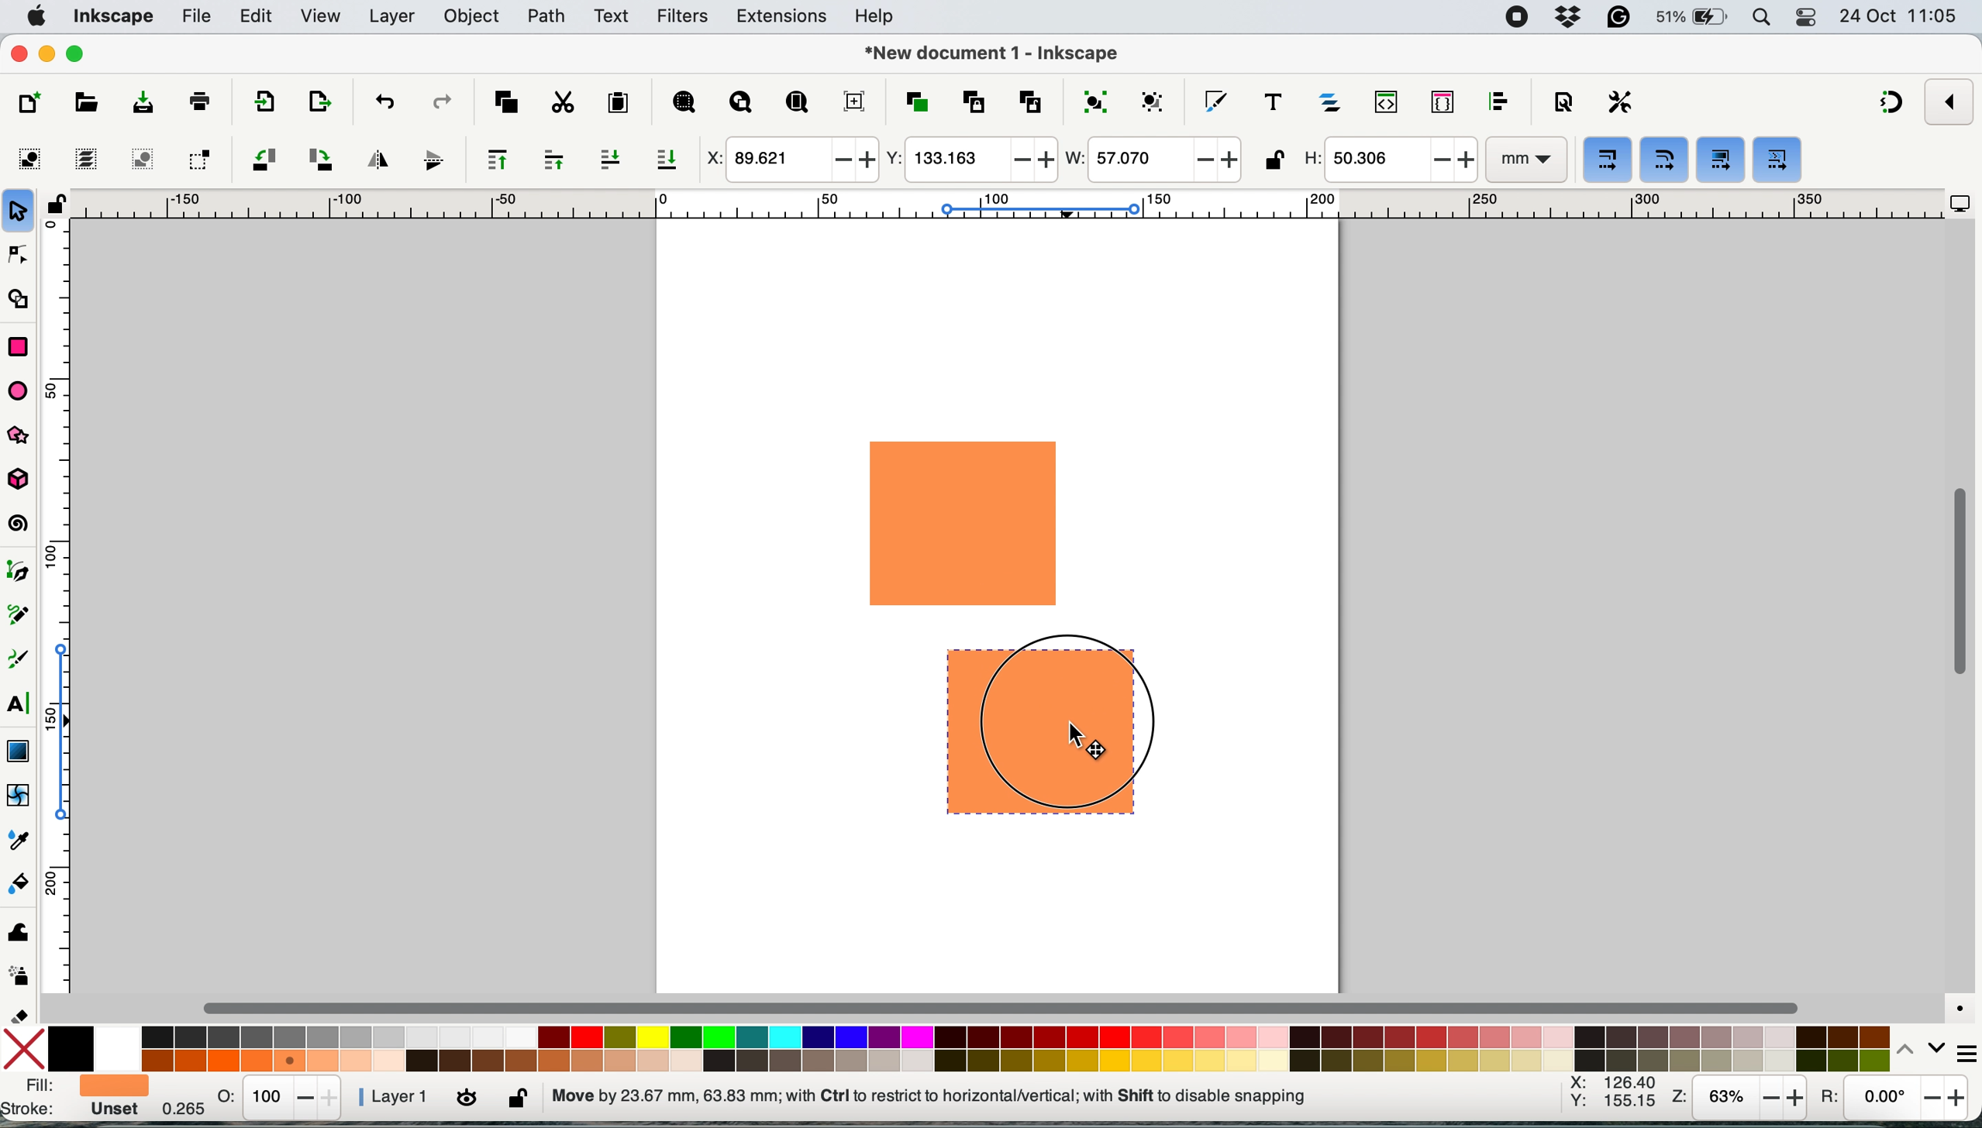 Image resolution: width=1982 pixels, height=1128 pixels. What do you see at coordinates (428, 160) in the screenshot?
I see `flip vertically` at bounding box center [428, 160].